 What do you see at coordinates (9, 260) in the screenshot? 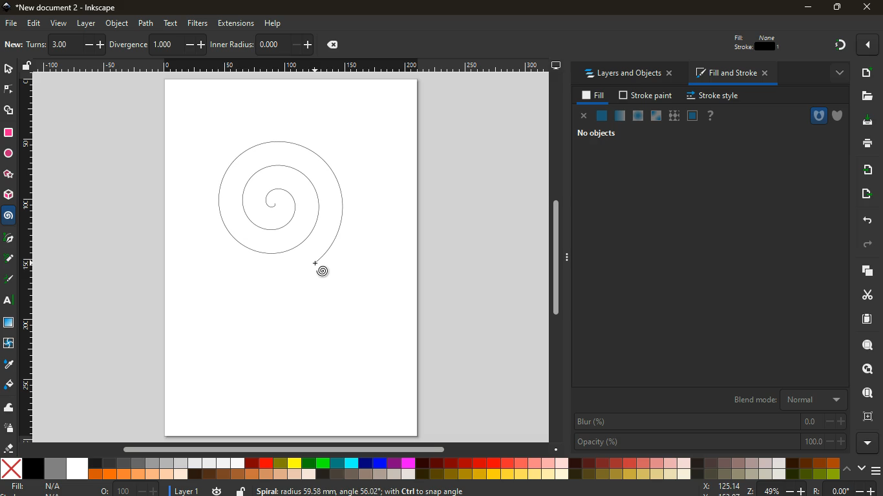
I see `` at bounding box center [9, 260].